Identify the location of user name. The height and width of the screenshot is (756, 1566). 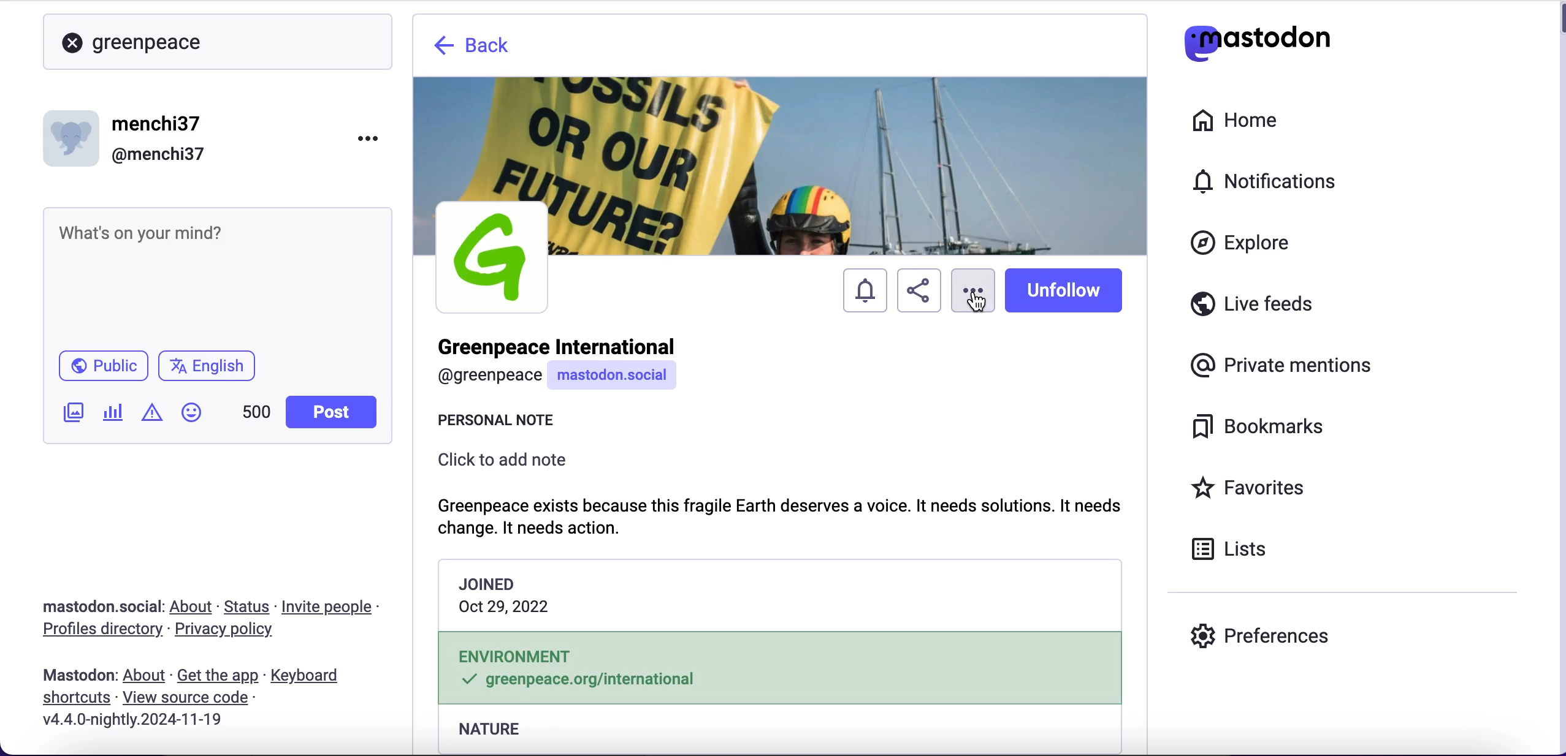
(128, 138).